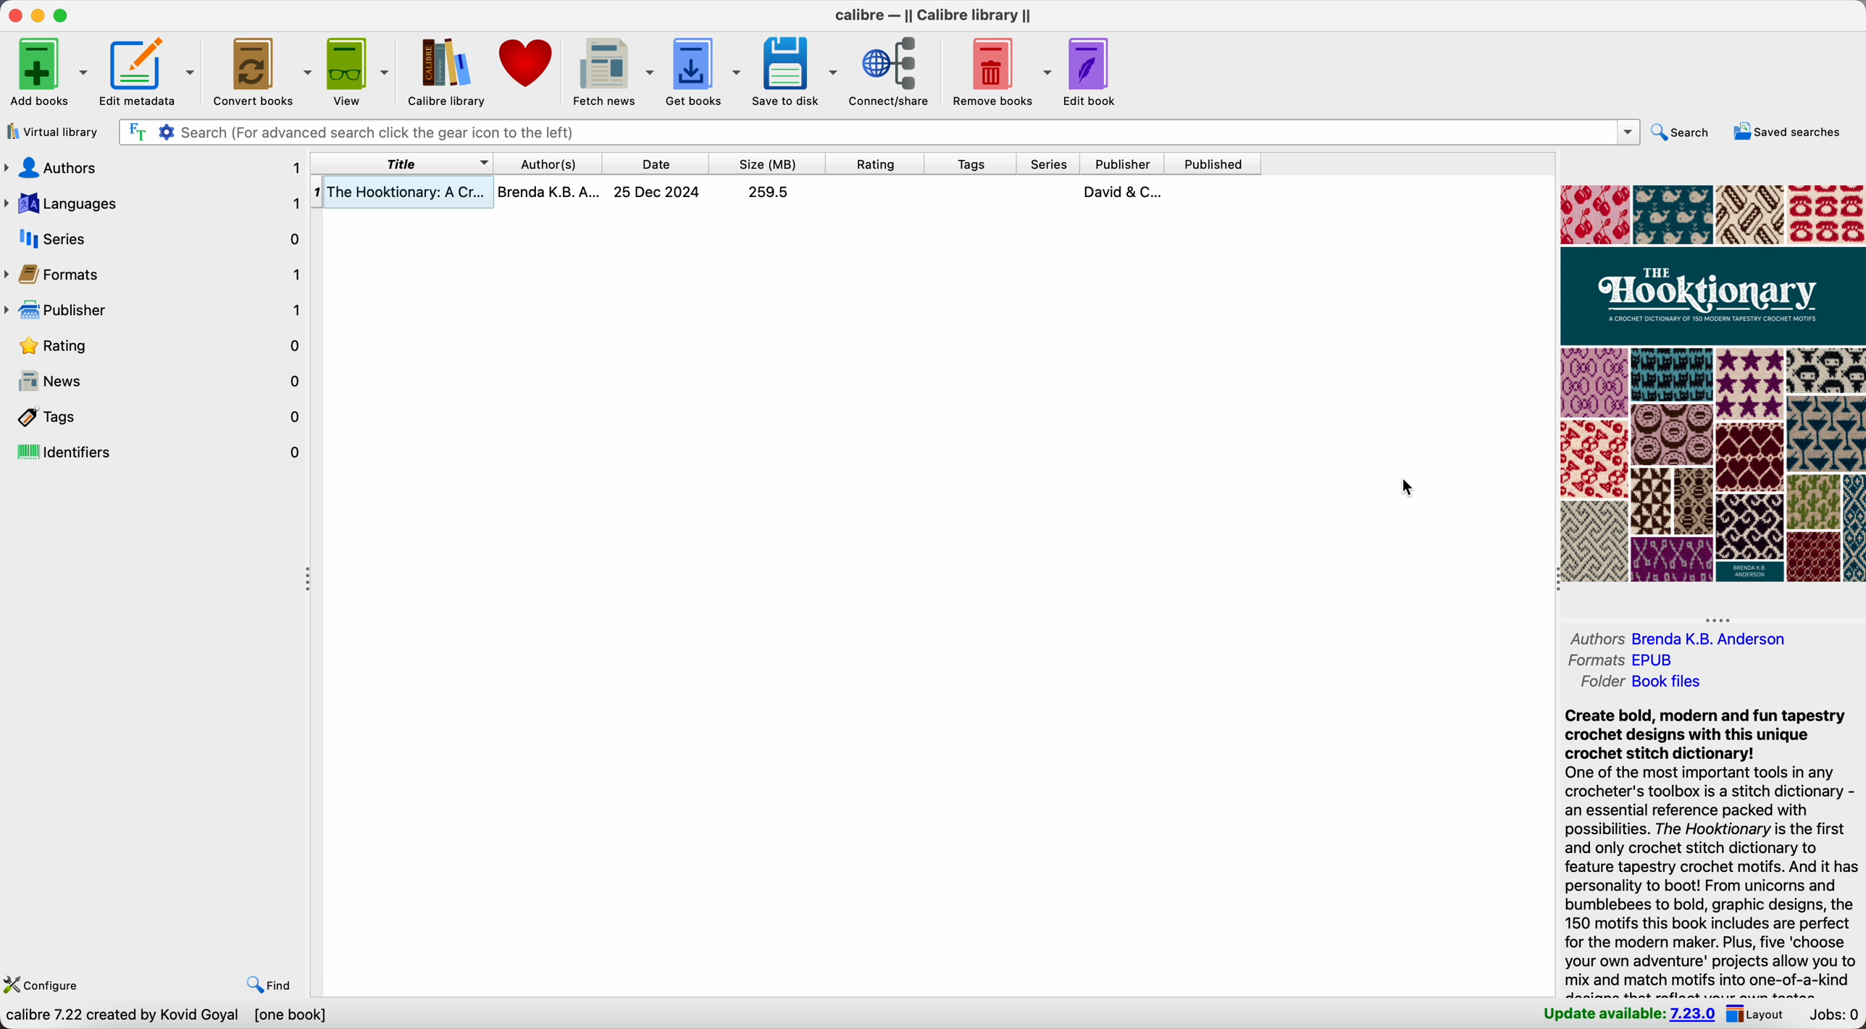  I want to click on donate, so click(529, 62).